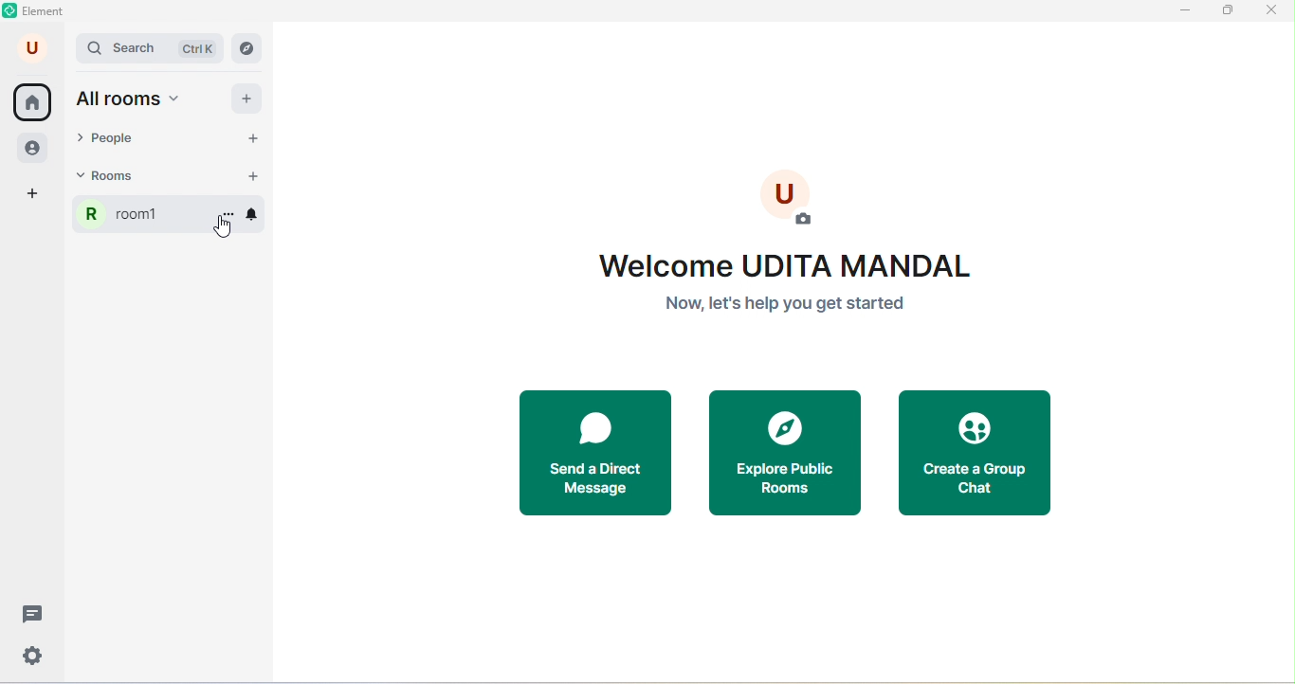  I want to click on send a direct message, so click(585, 451).